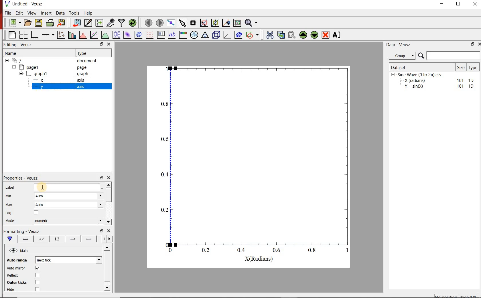 Image resolution: width=481 pixels, height=298 pixels. What do you see at coordinates (32, 13) in the screenshot?
I see `View` at bounding box center [32, 13].